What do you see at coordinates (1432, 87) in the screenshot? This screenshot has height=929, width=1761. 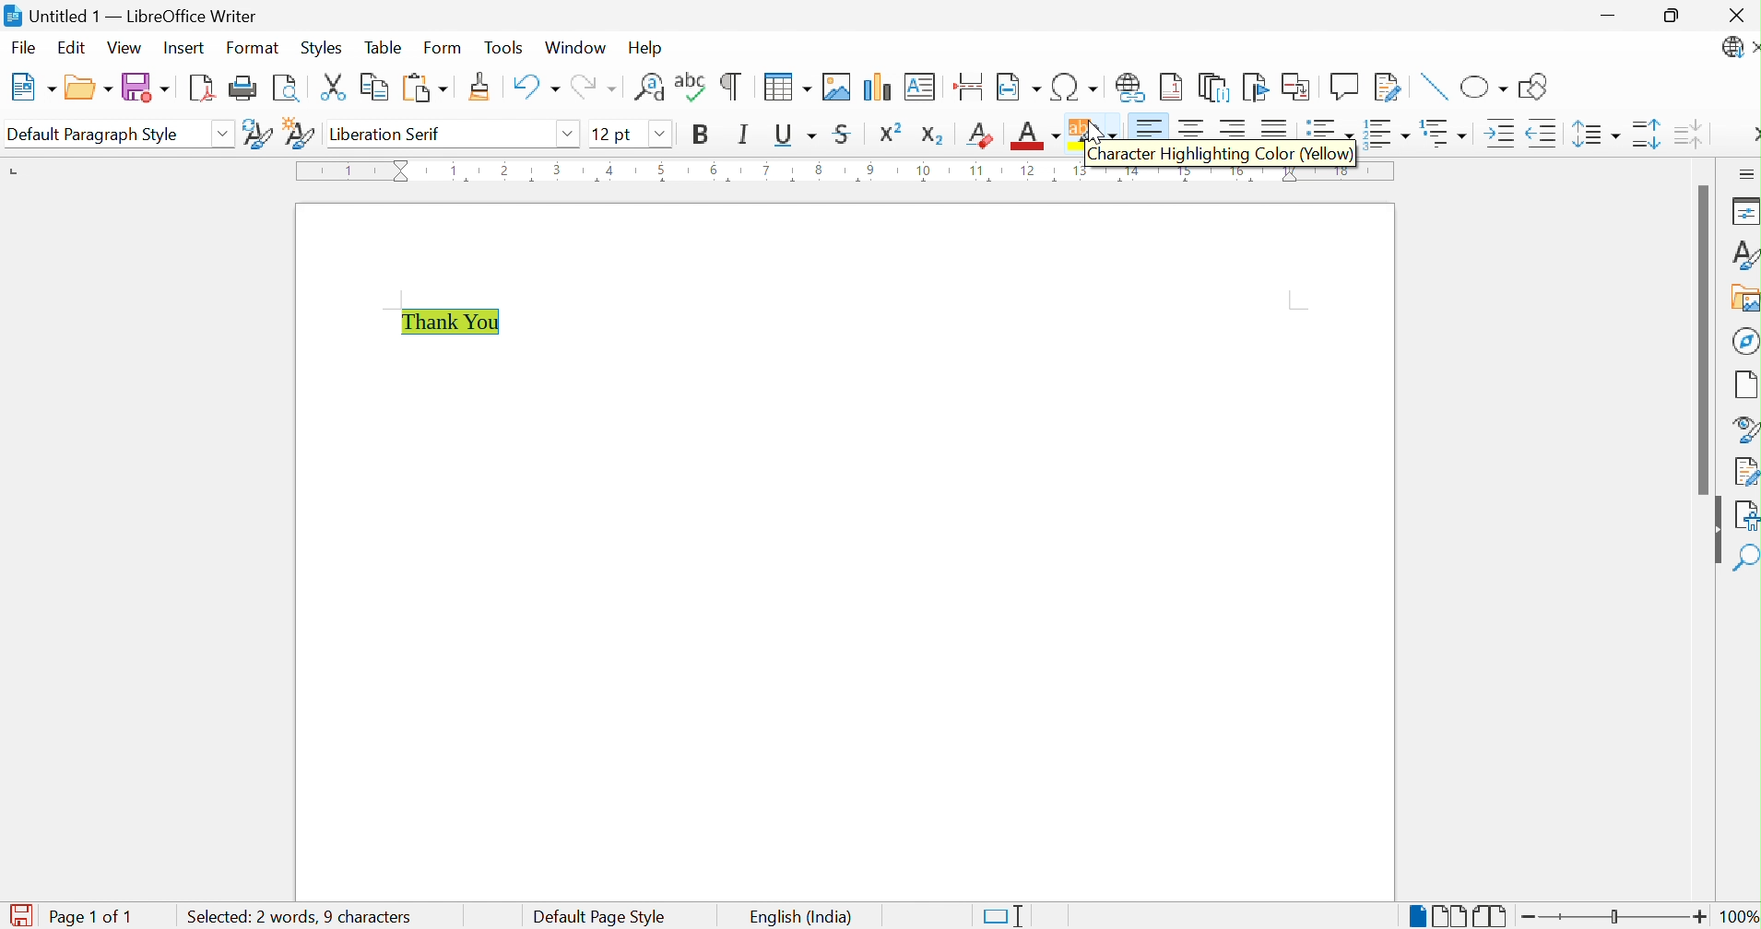 I see `Insert Line` at bounding box center [1432, 87].